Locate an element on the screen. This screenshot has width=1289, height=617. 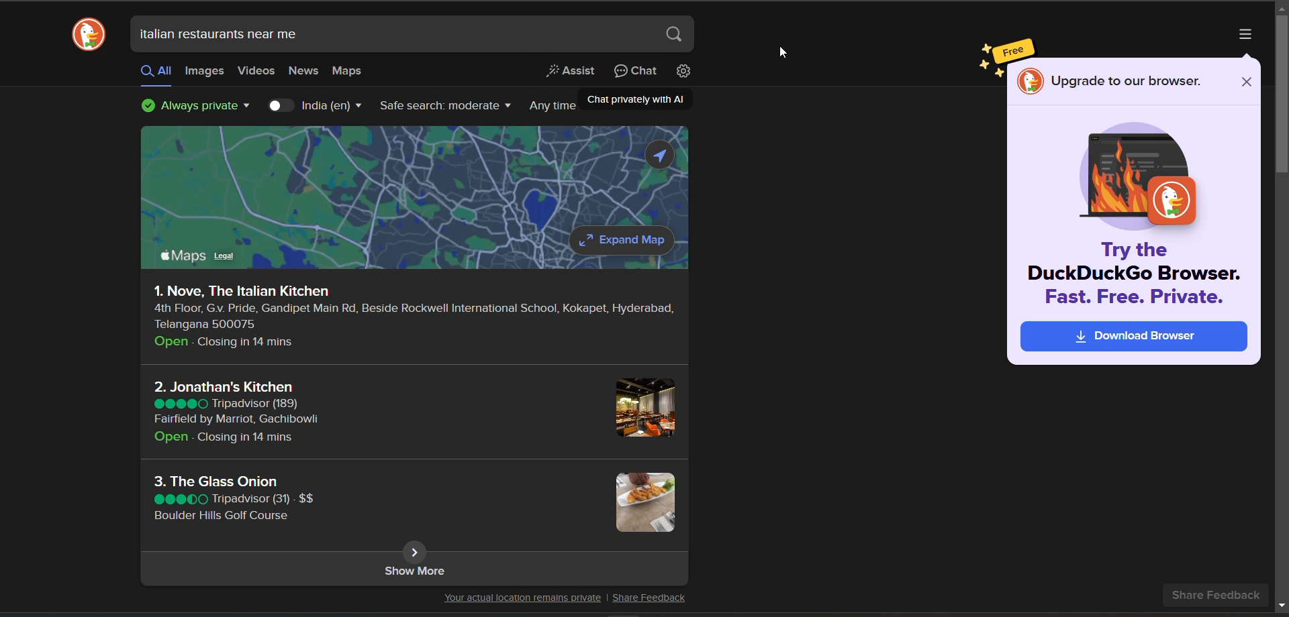
results timeline filter is located at coordinates (553, 107).